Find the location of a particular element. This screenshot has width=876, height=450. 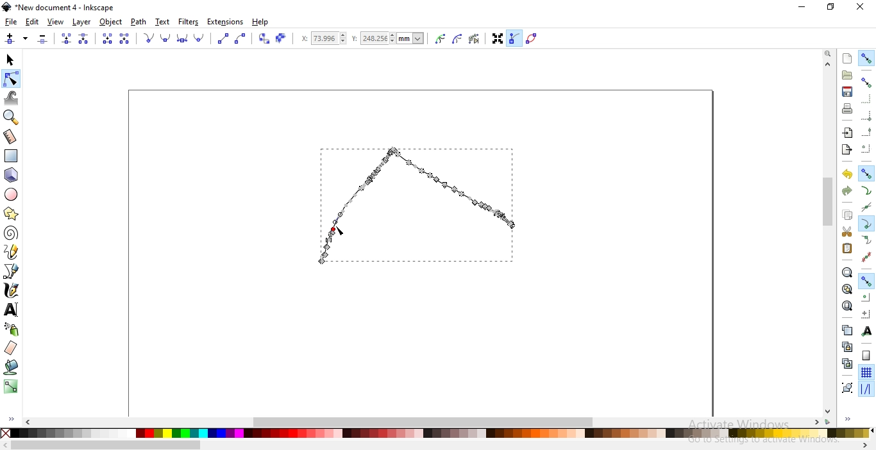

snap to edges of bounding boxes is located at coordinates (865, 99).